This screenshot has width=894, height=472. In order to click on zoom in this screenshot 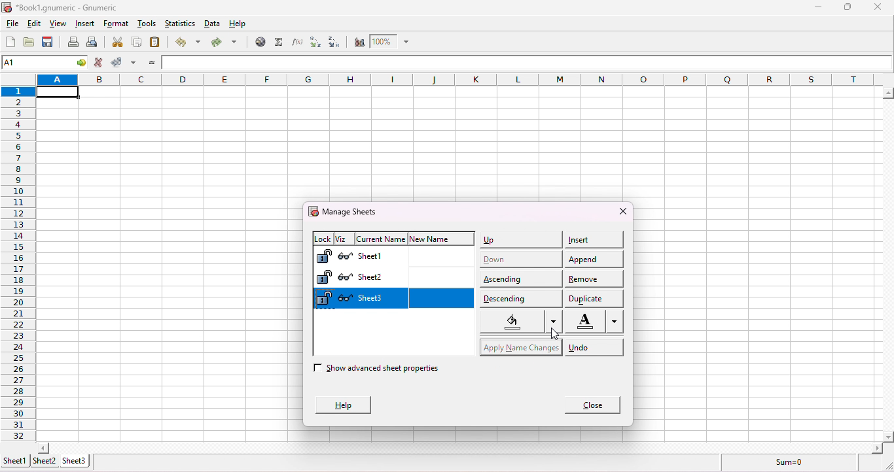, I will do `click(394, 42)`.